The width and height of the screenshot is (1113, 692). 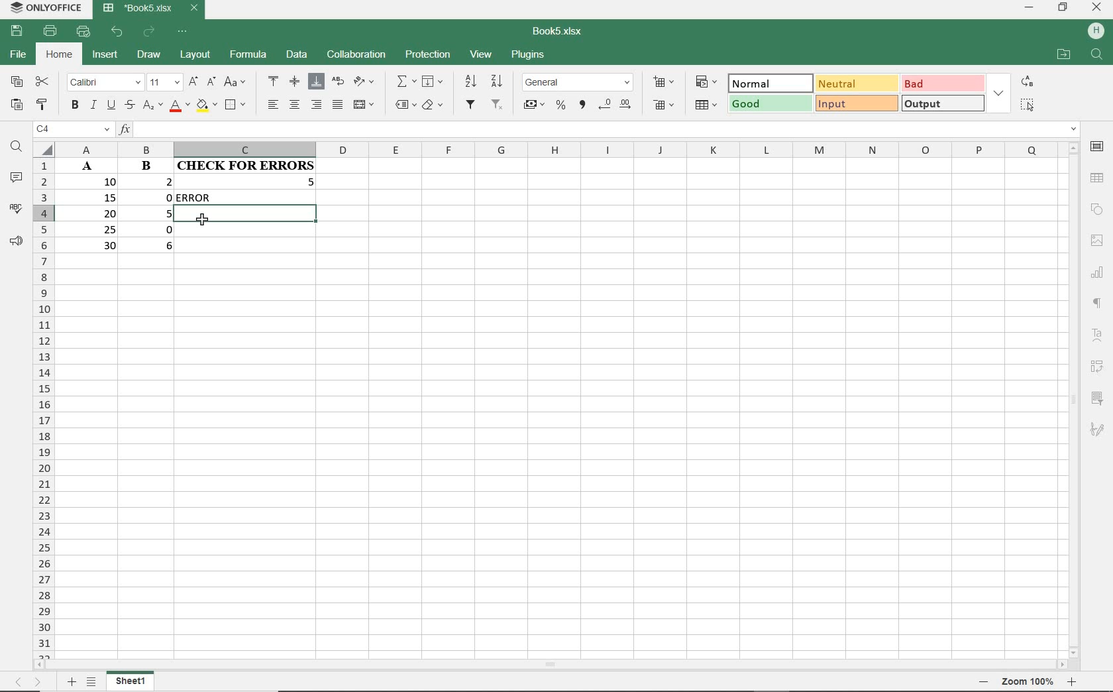 What do you see at coordinates (43, 105) in the screenshot?
I see `COPY STYLE` at bounding box center [43, 105].